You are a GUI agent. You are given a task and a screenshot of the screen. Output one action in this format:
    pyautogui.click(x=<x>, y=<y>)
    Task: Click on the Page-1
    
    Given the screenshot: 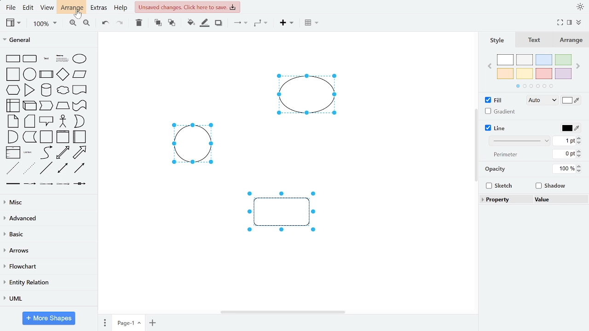 What is the action you would take?
    pyautogui.click(x=128, y=322)
    